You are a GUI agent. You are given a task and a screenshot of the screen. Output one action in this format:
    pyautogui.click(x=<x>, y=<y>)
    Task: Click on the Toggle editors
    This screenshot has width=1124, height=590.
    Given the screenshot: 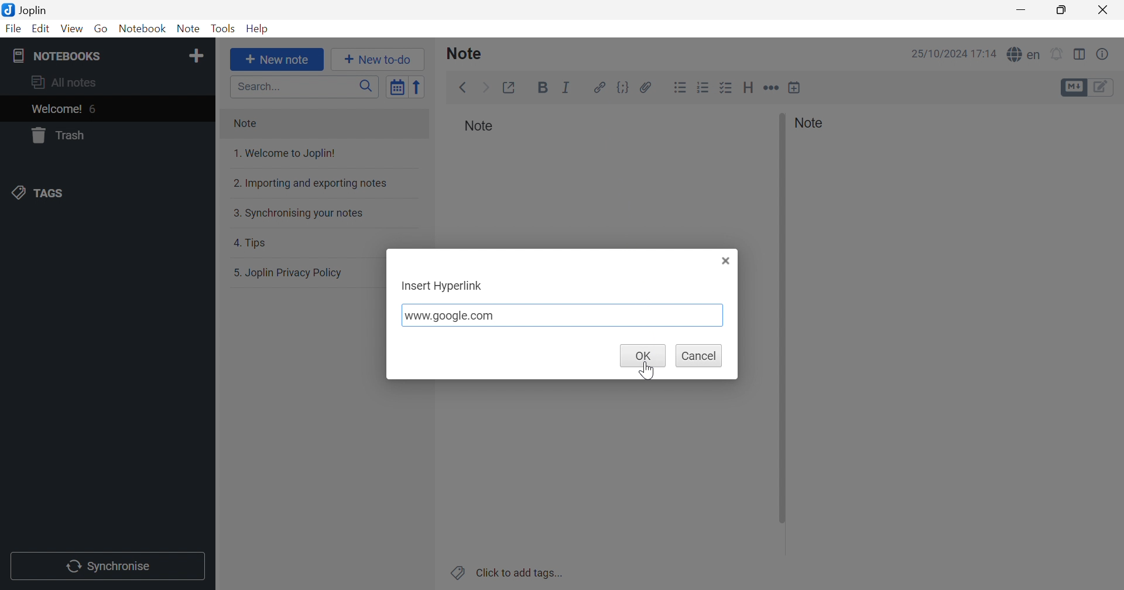 What is the action you would take?
    pyautogui.click(x=1102, y=88)
    